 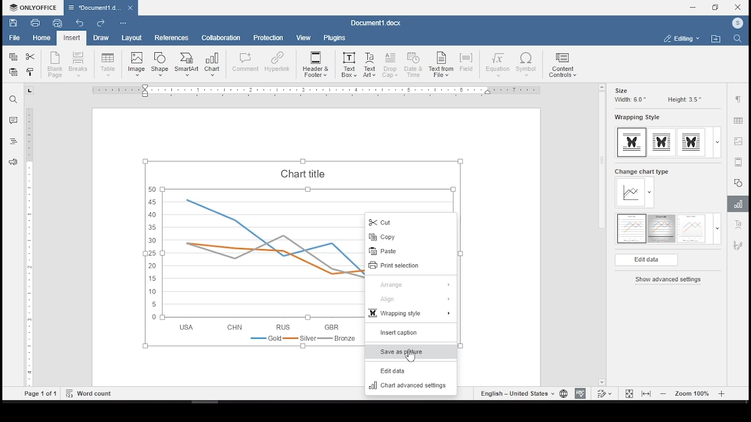 I want to click on cursor, so click(x=410, y=354).